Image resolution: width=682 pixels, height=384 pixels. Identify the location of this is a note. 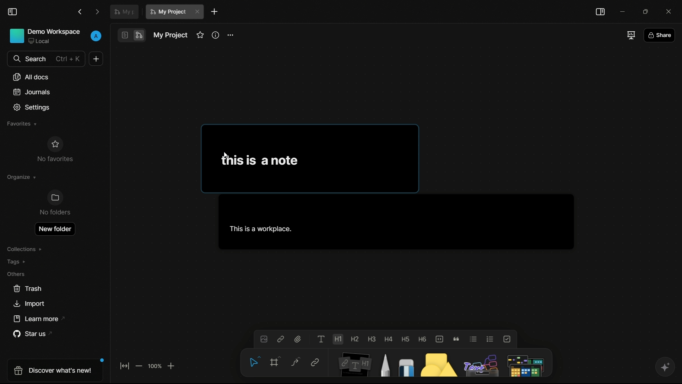
(260, 159).